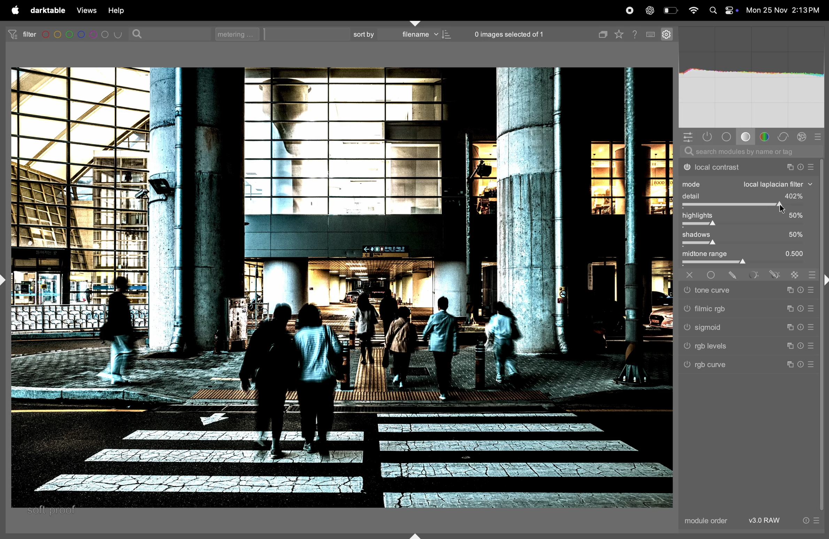 The height and width of the screenshot is (539, 829). Describe the element at coordinates (13, 10) in the screenshot. I see `apple menu` at that location.